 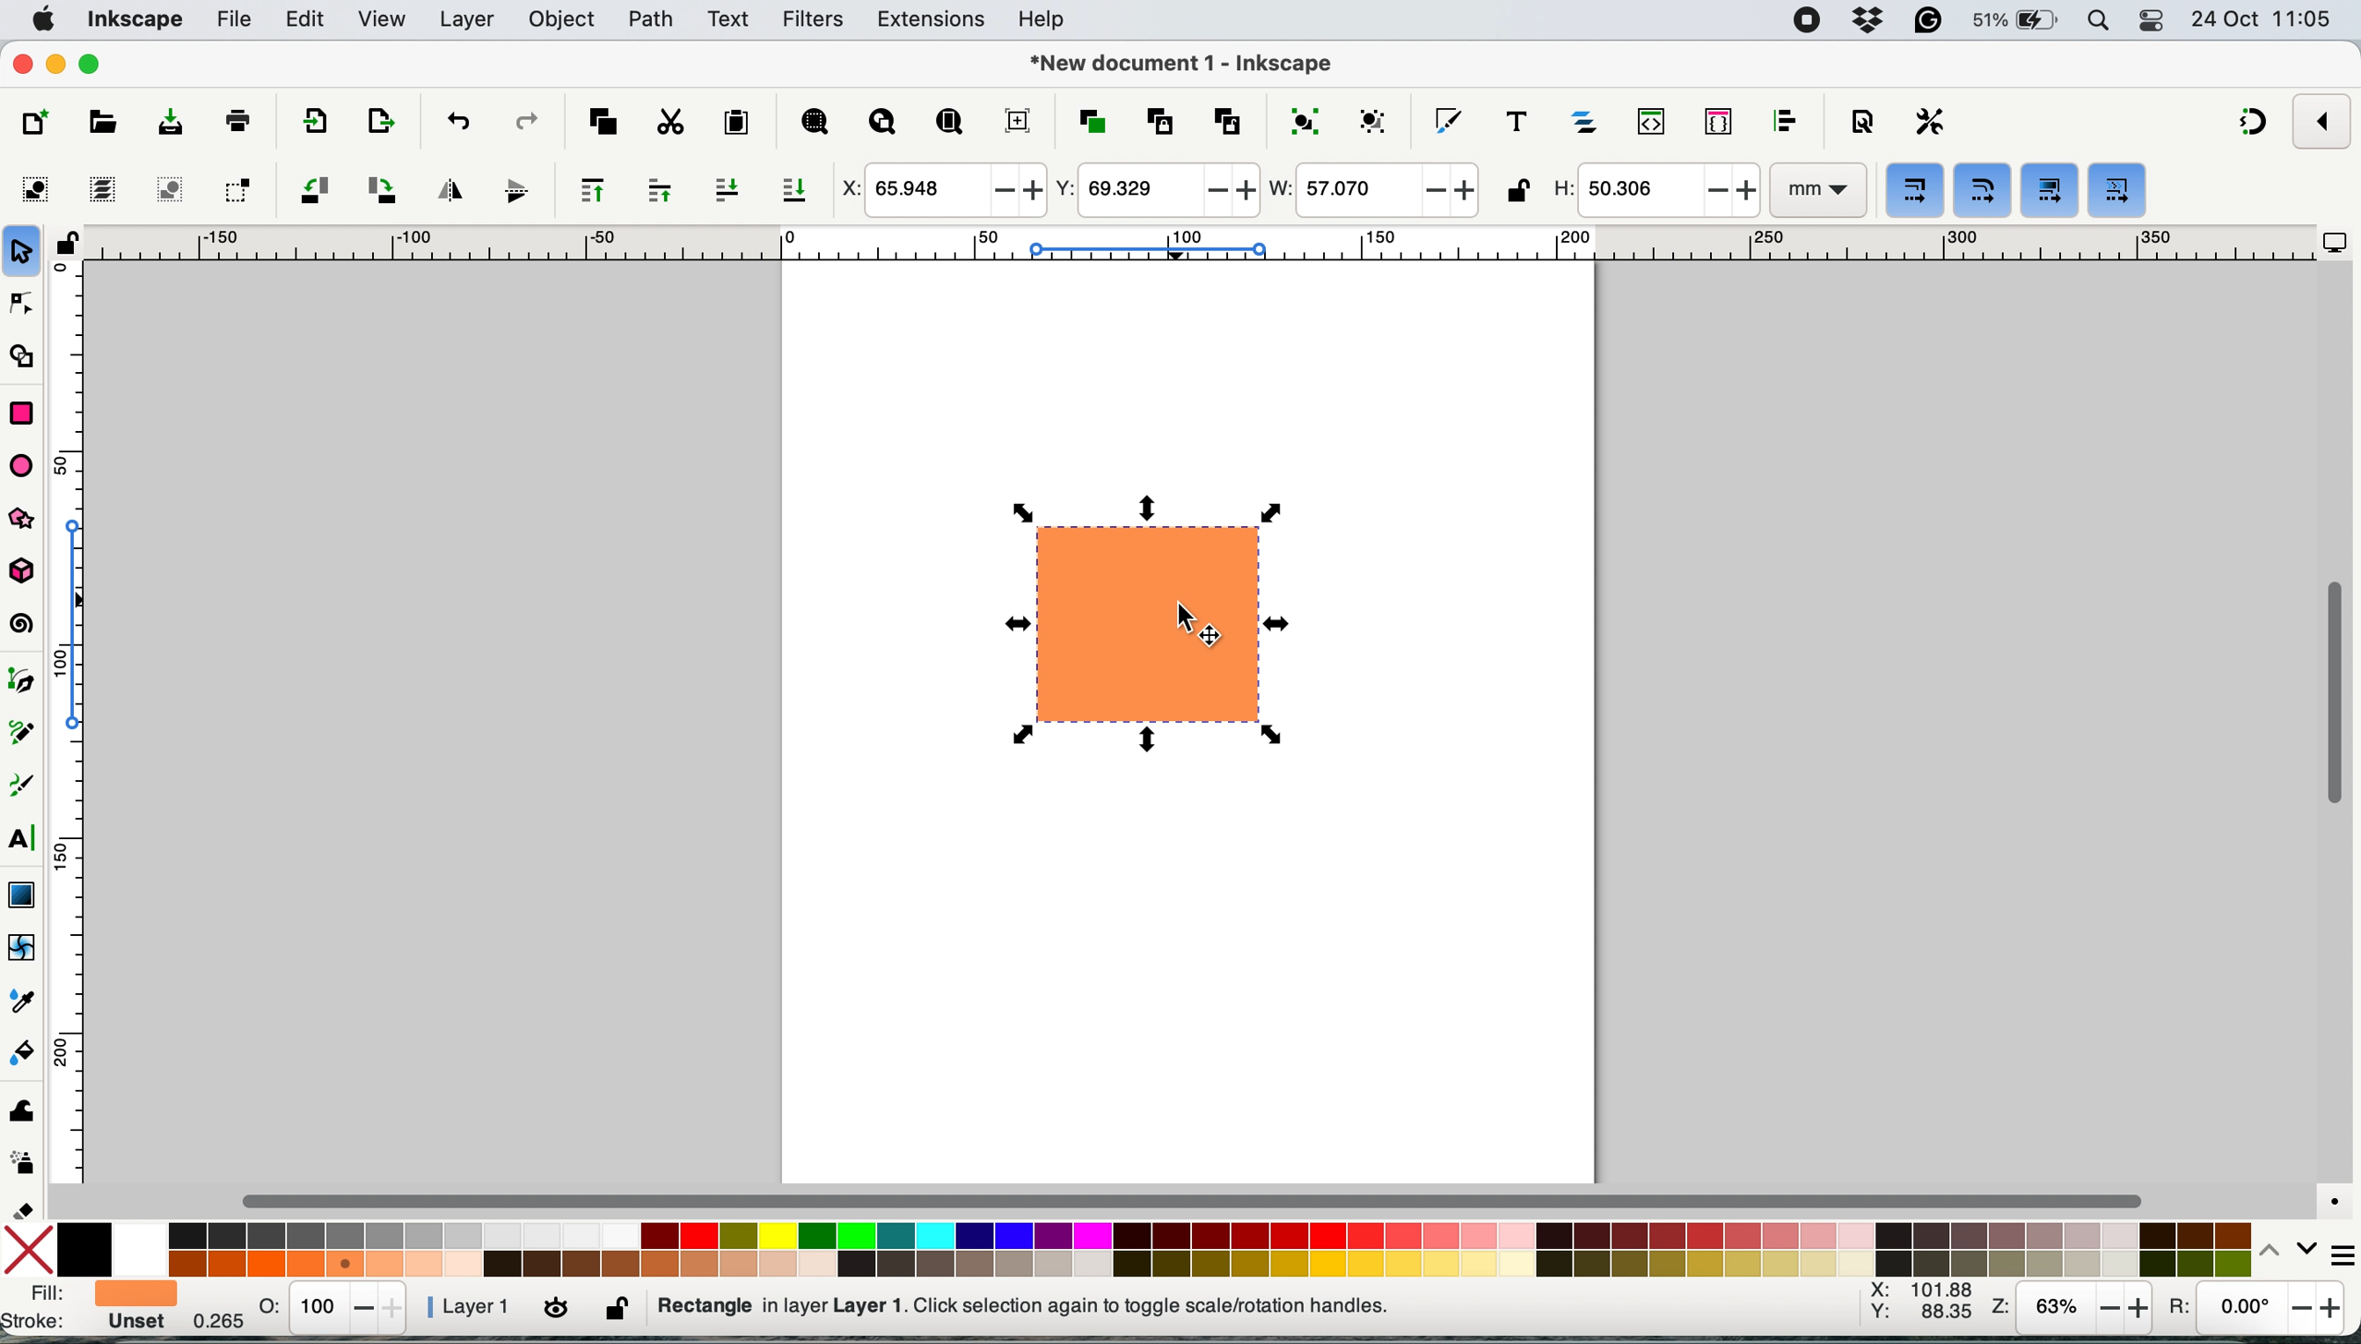 I want to click on edit, so click(x=307, y=21).